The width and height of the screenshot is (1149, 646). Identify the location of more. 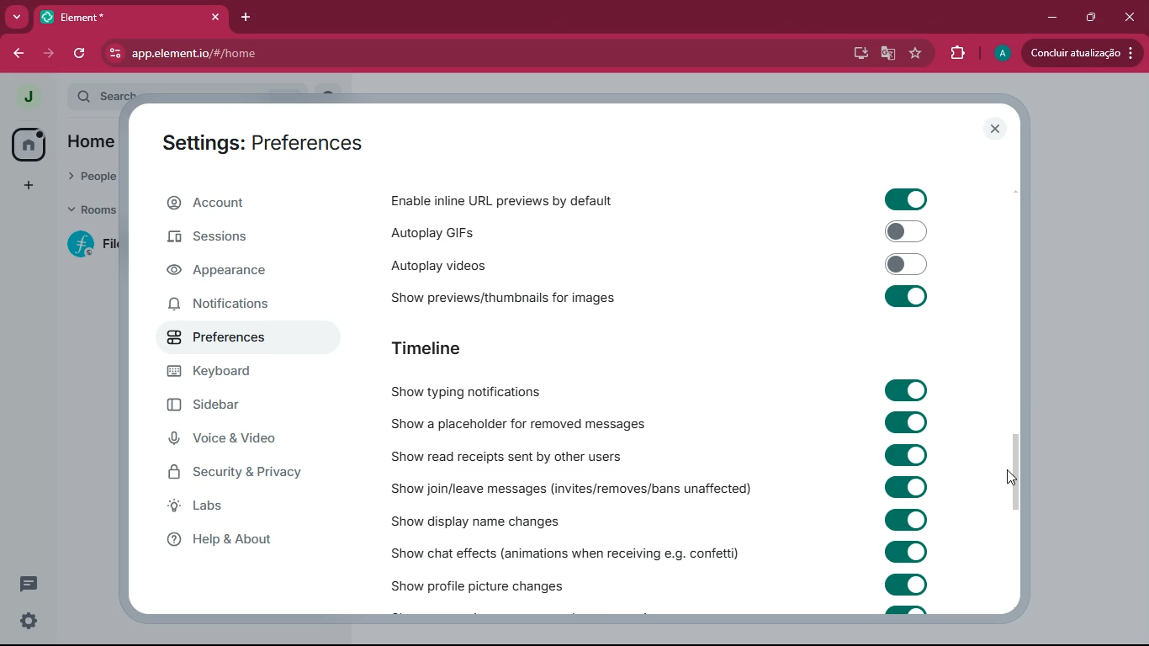
(27, 183).